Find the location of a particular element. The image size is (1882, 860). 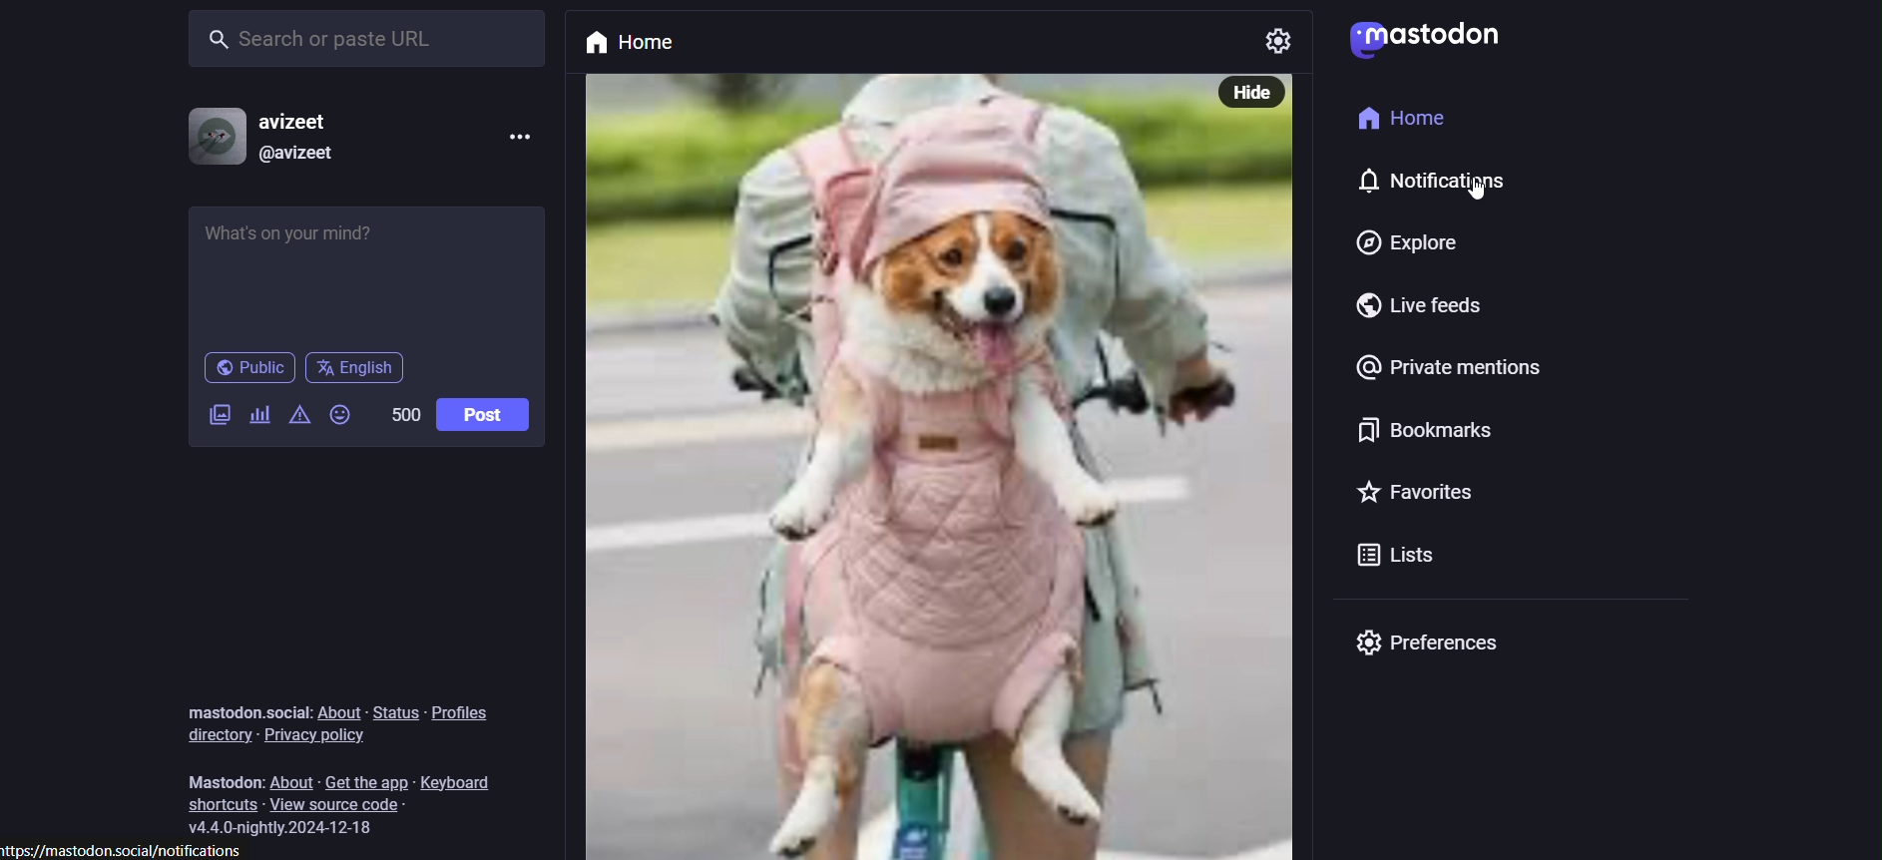

profile picture is located at coordinates (213, 137).